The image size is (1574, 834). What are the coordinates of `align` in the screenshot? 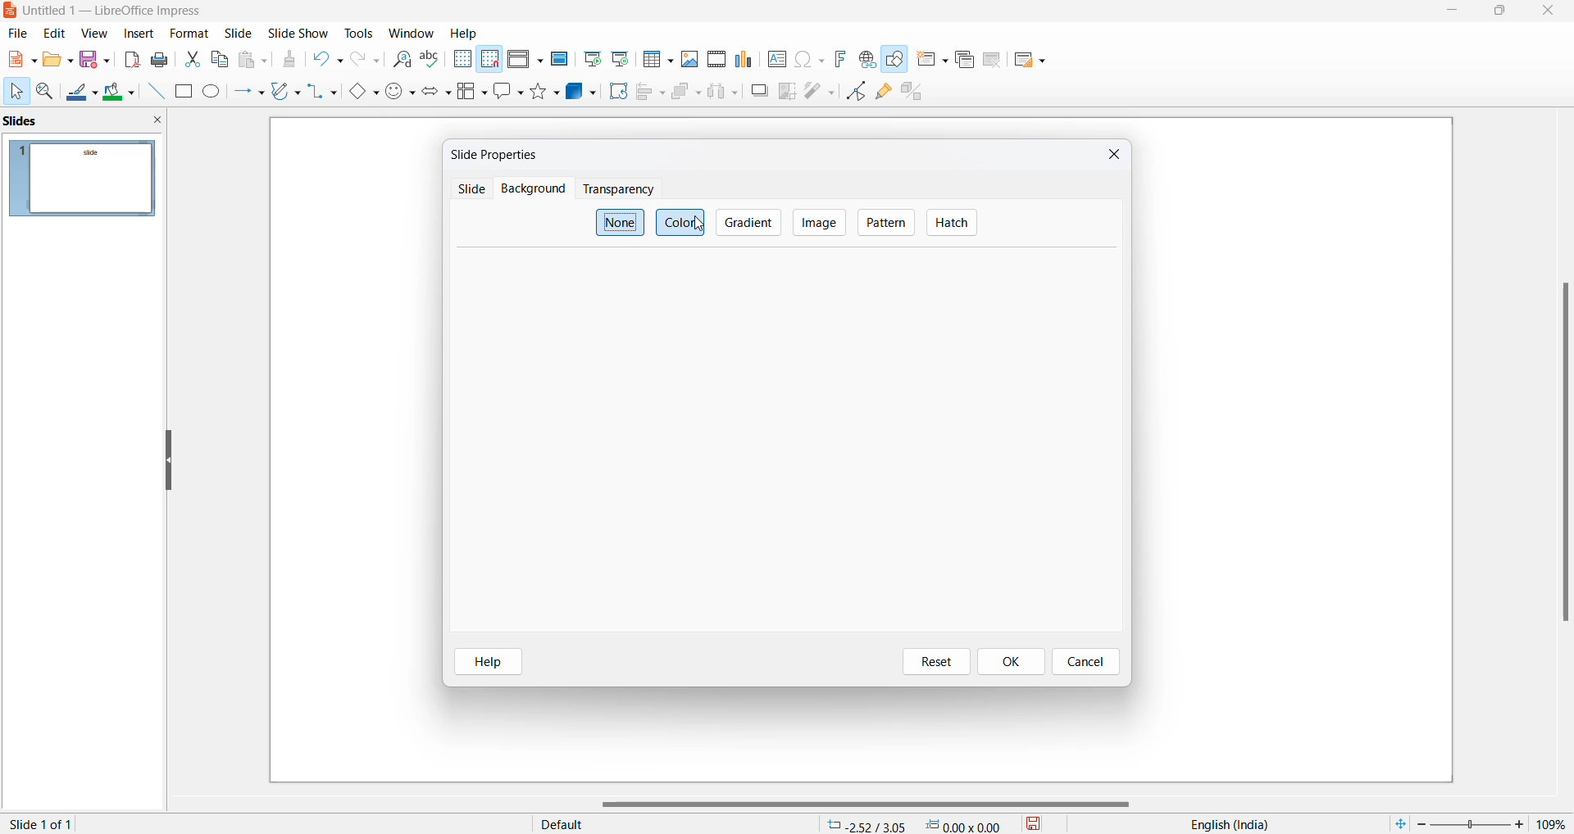 It's located at (651, 93).